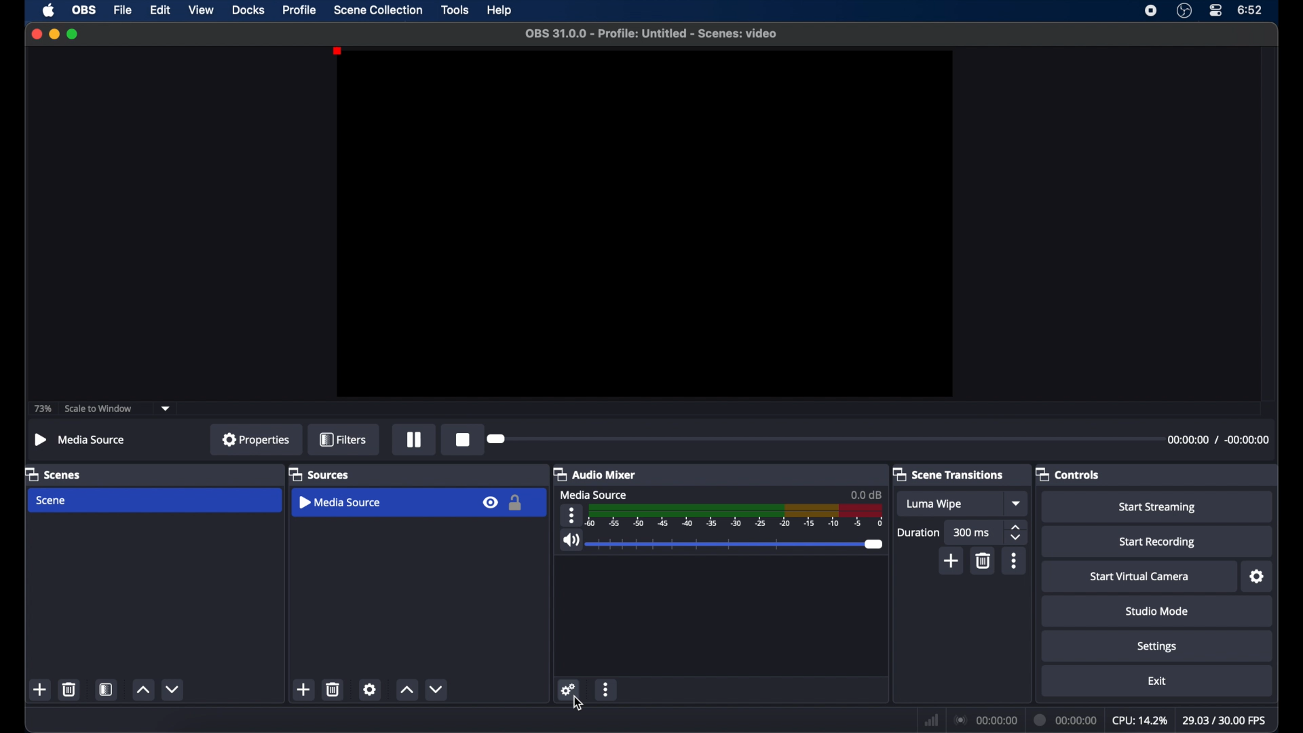 The height and width of the screenshot is (733, 1303). Describe the element at coordinates (54, 475) in the screenshot. I see `scenes` at that location.